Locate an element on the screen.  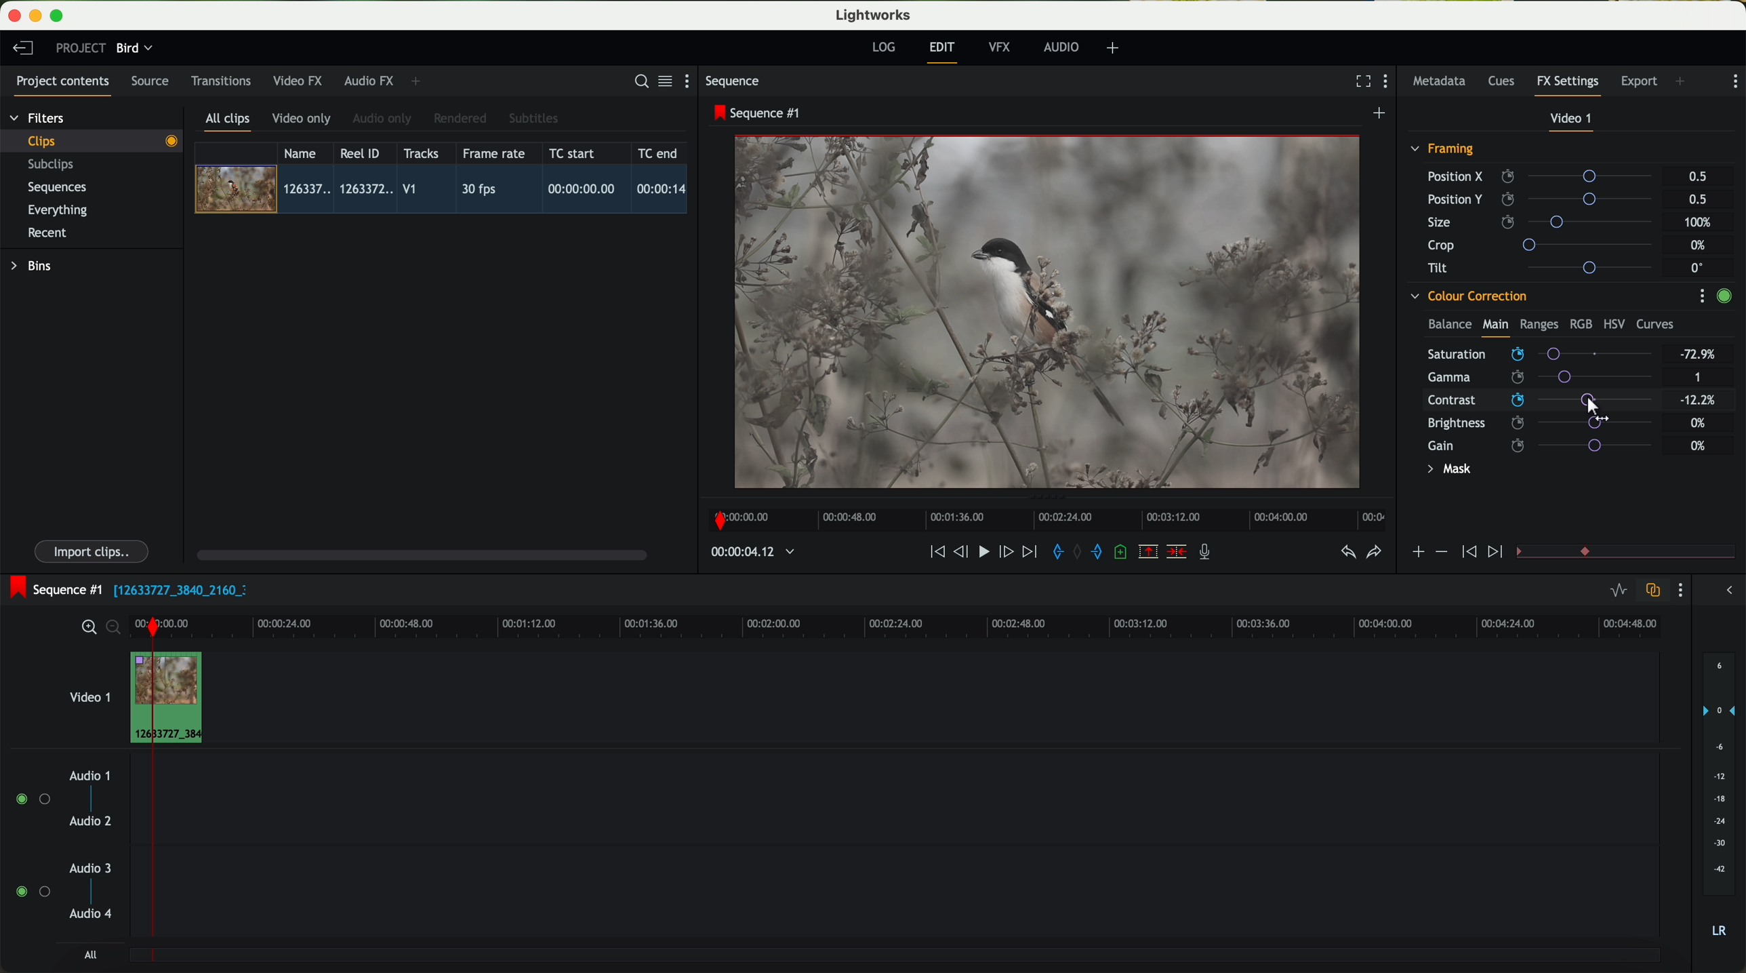
colour correction is located at coordinates (1467, 296).